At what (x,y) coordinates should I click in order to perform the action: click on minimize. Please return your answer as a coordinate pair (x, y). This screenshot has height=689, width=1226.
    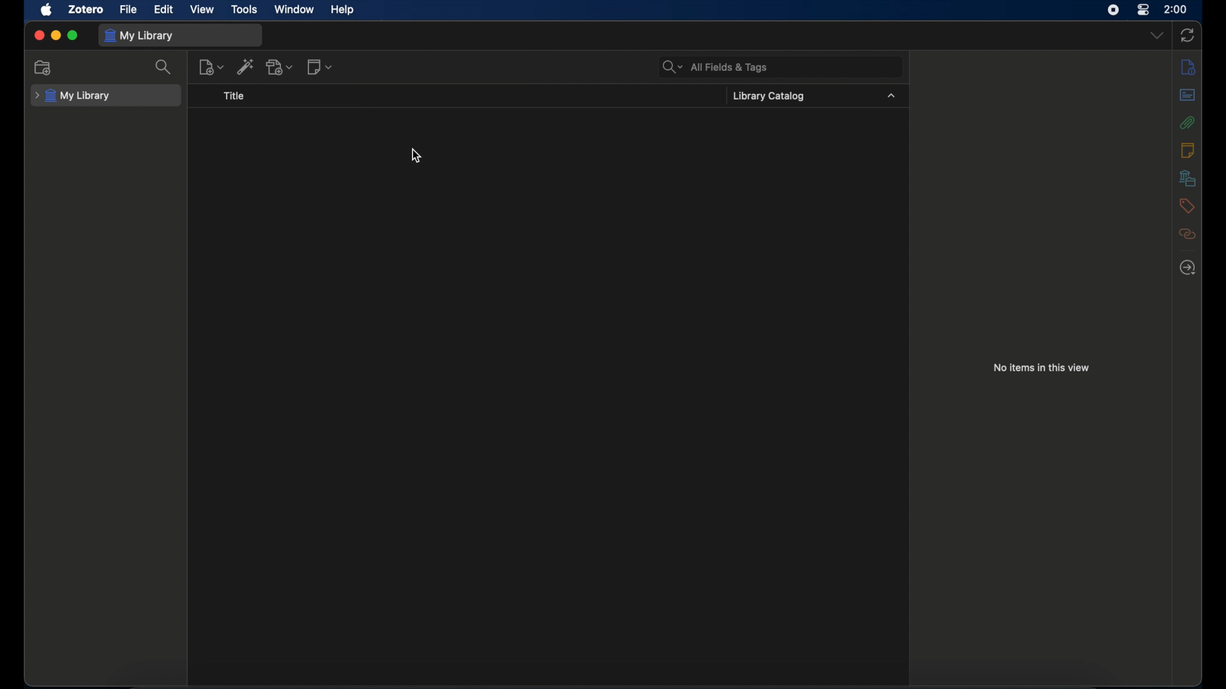
    Looking at the image, I should click on (55, 34).